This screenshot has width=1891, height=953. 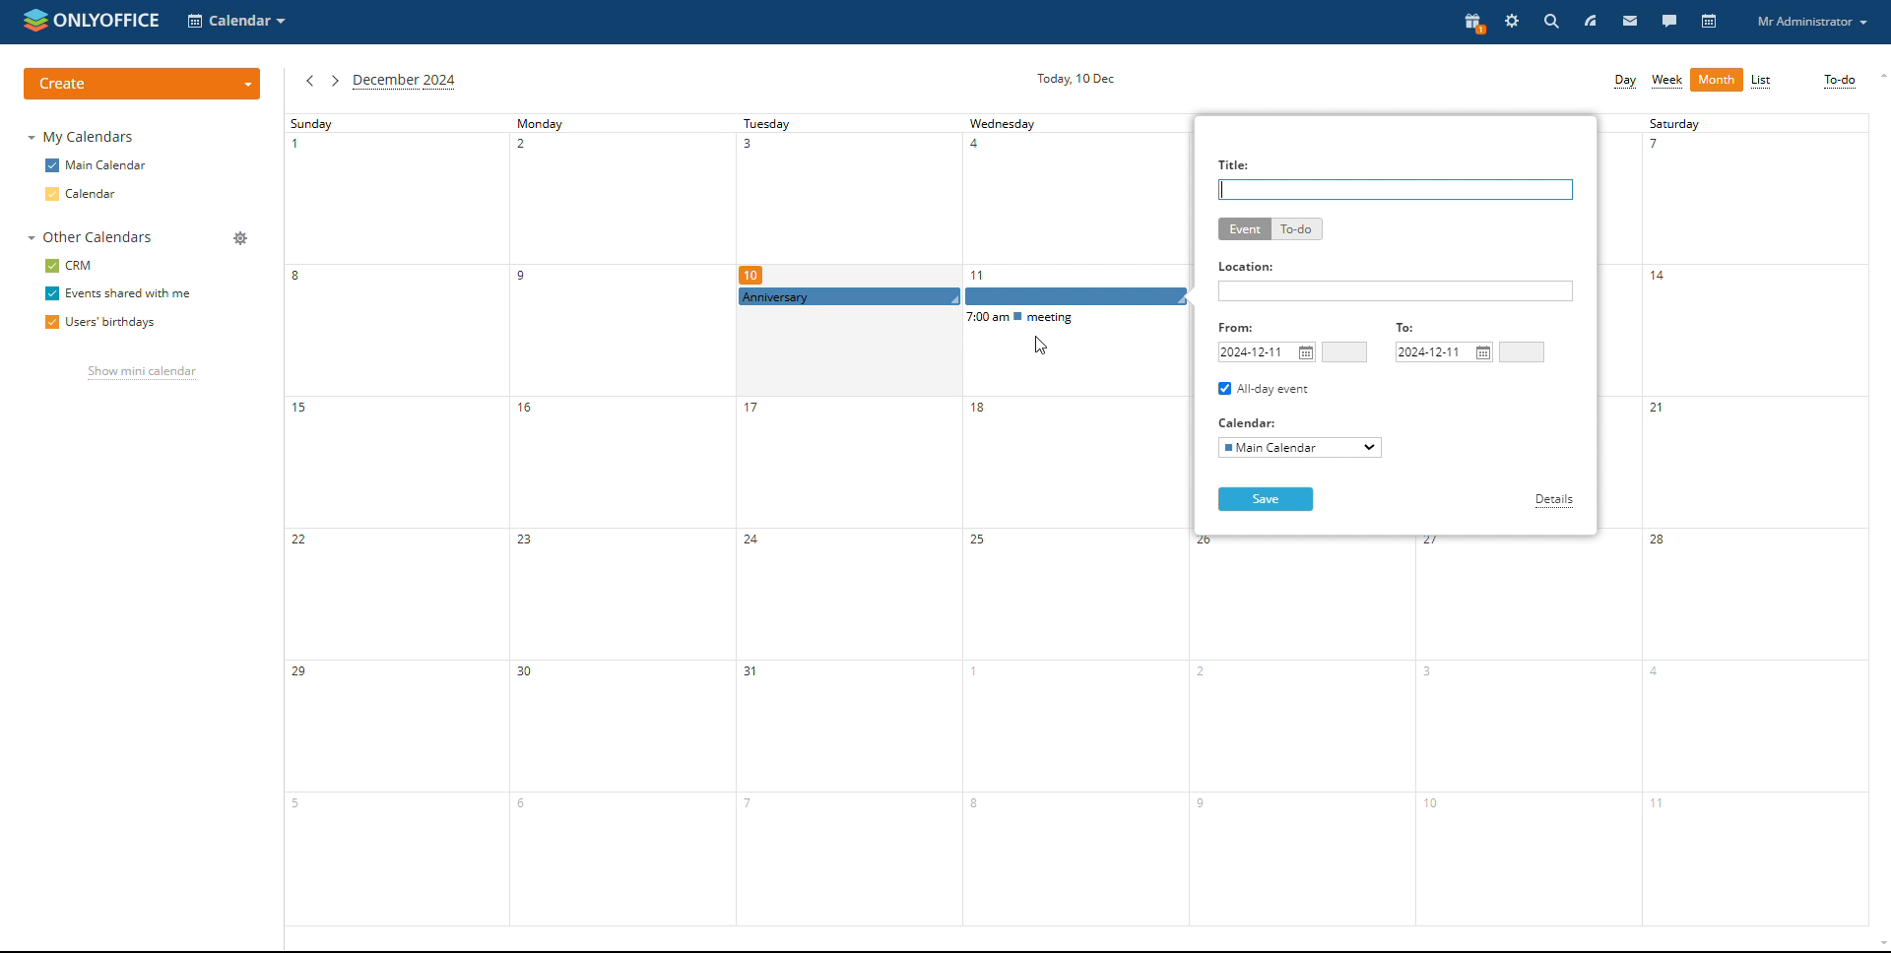 I want to click on mail, so click(x=1630, y=23).